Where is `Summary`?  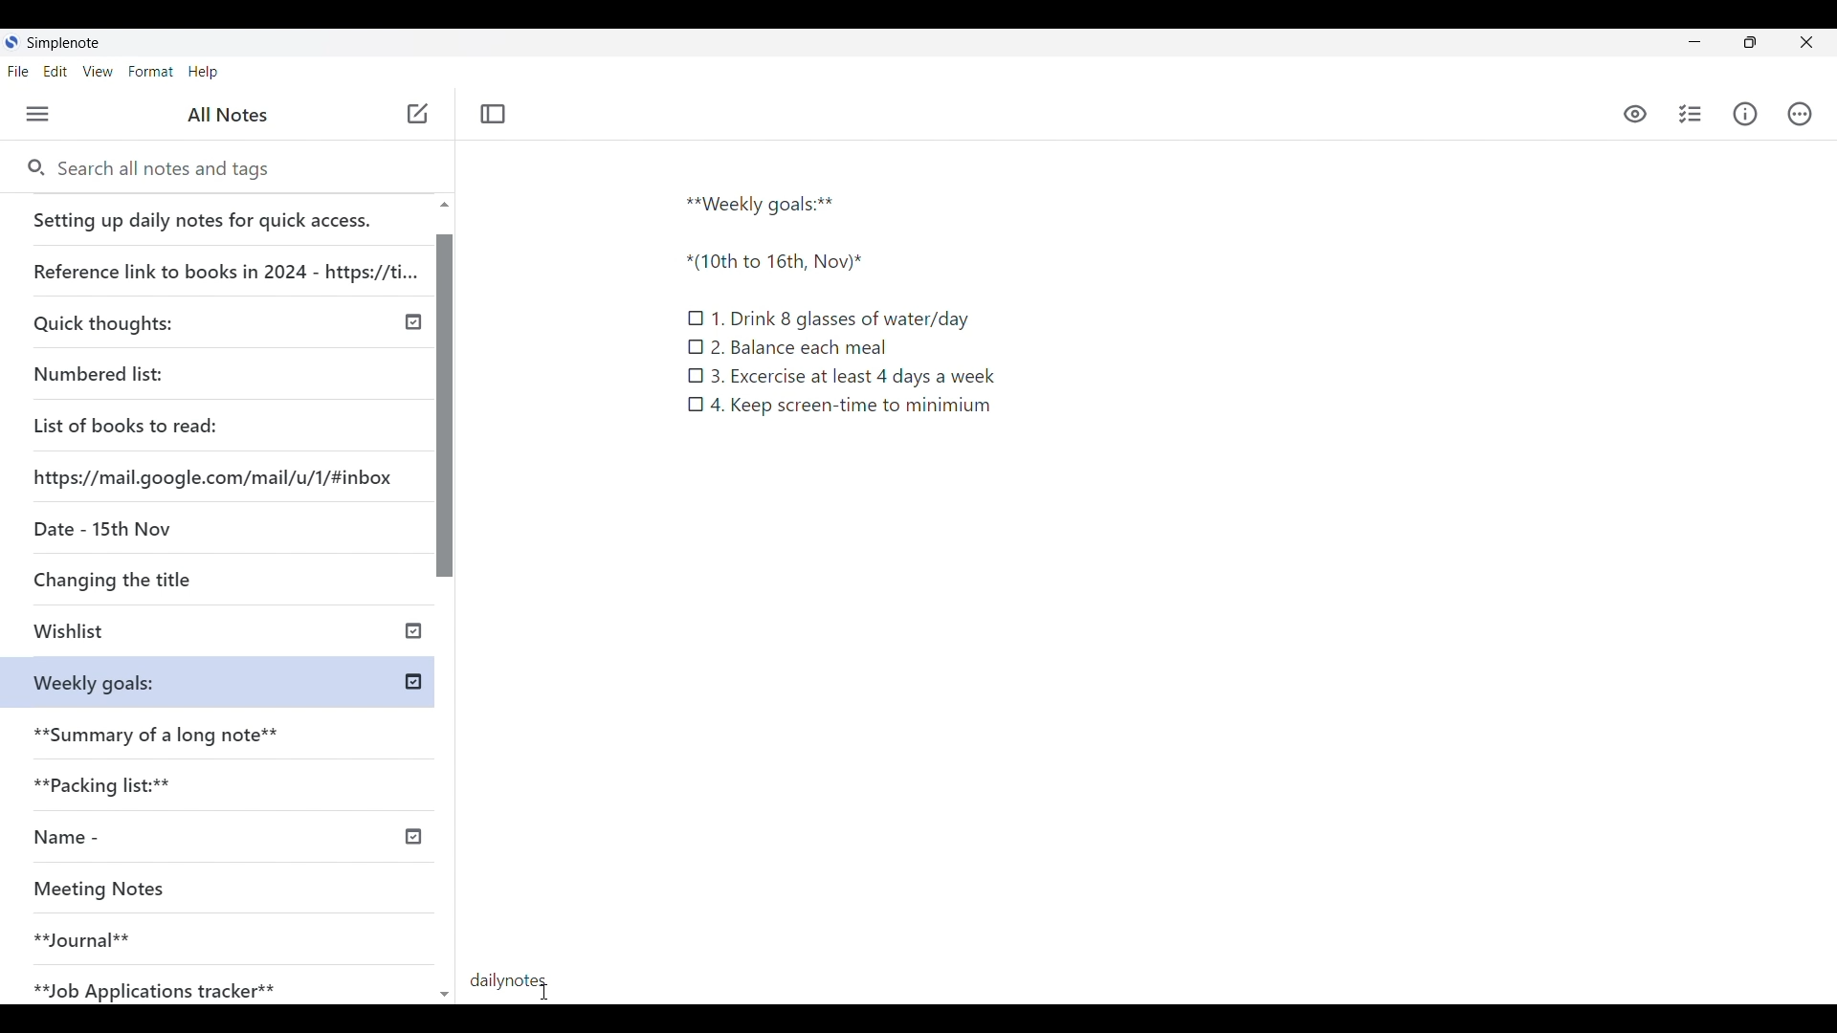
Summary is located at coordinates (229, 729).